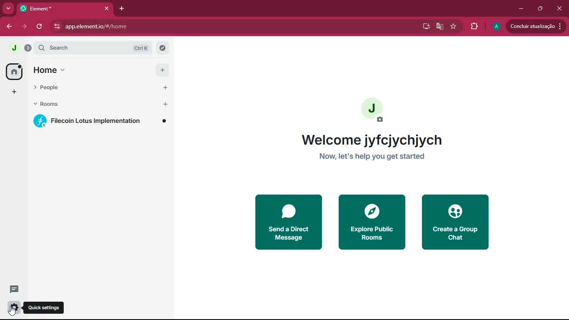  Describe the element at coordinates (166, 104) in the screenshot. I see `add room` at that location.